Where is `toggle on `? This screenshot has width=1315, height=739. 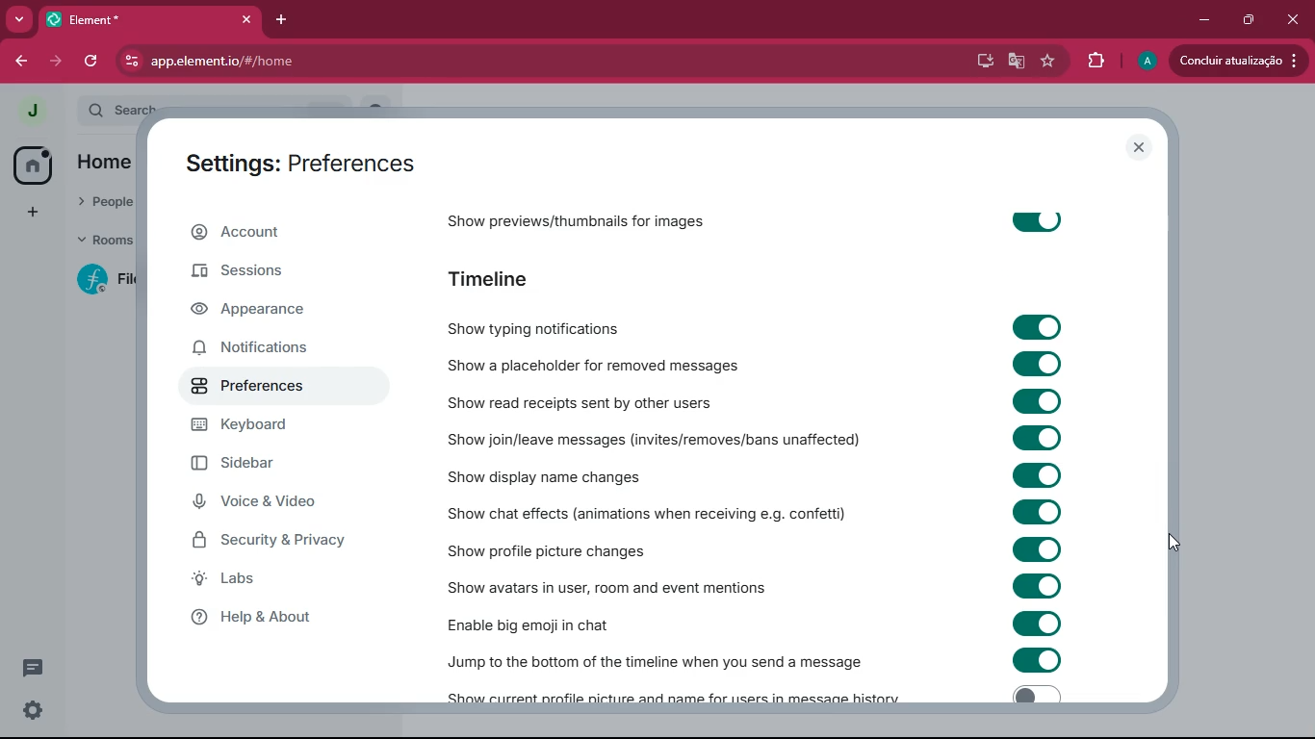 toggle on  is located at coordinates (1037, 513).